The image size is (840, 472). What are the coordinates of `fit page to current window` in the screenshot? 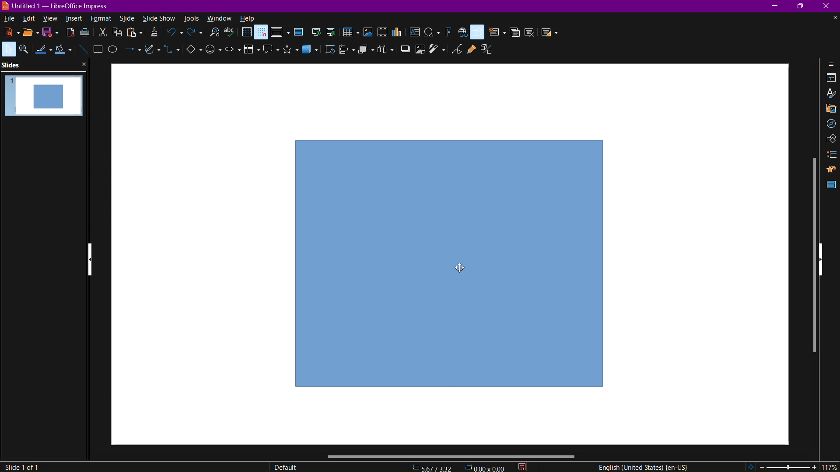 It's located at (751, 467).